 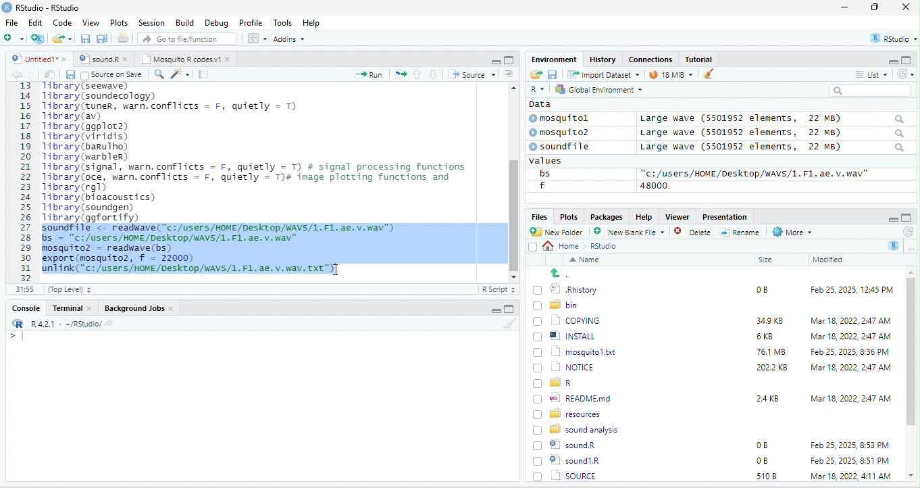 I want to click on folder, so click(x=63, y=39).